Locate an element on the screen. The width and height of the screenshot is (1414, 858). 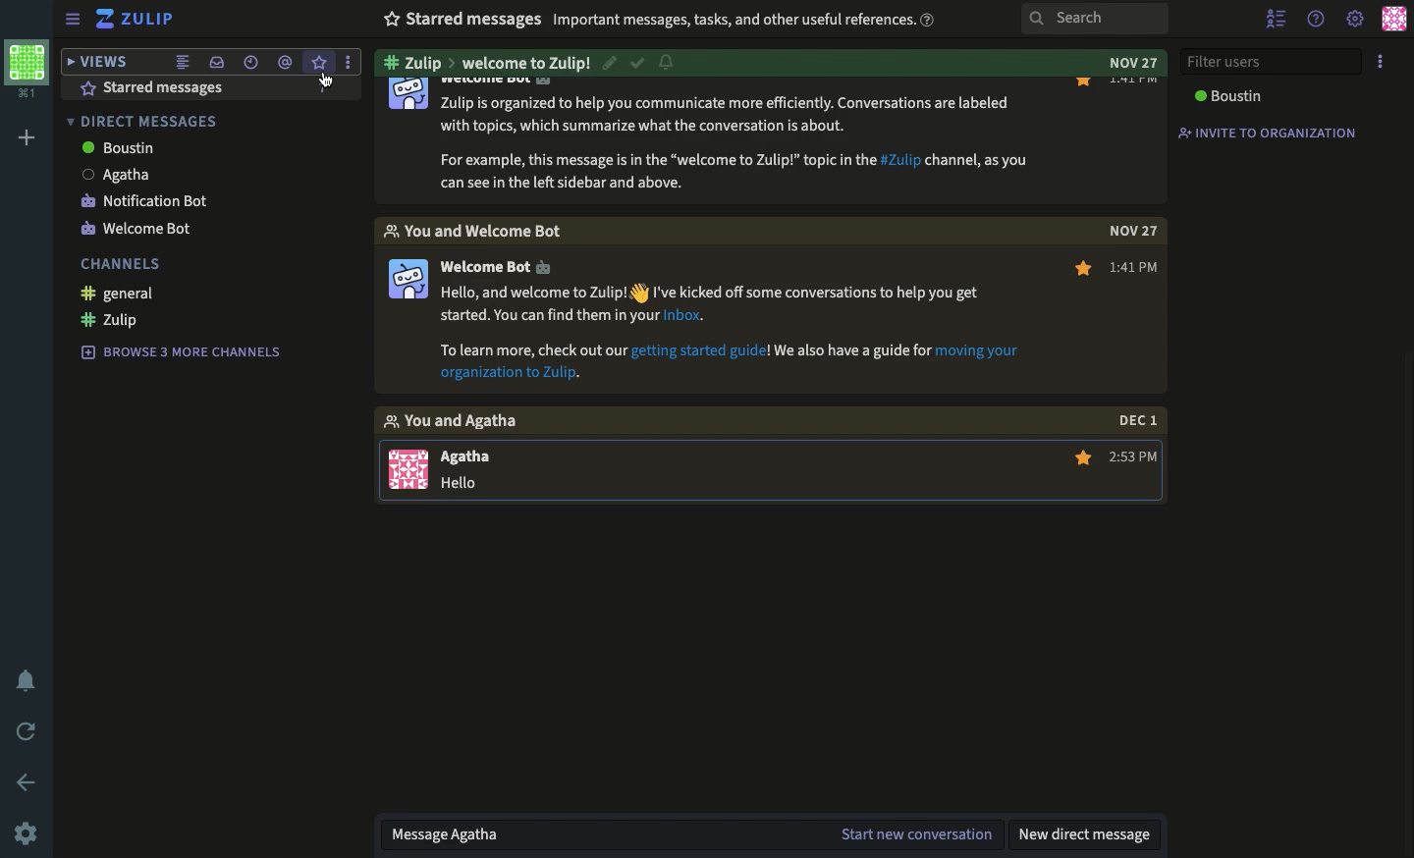
you and Agatha is located at coordinates (465, 422).